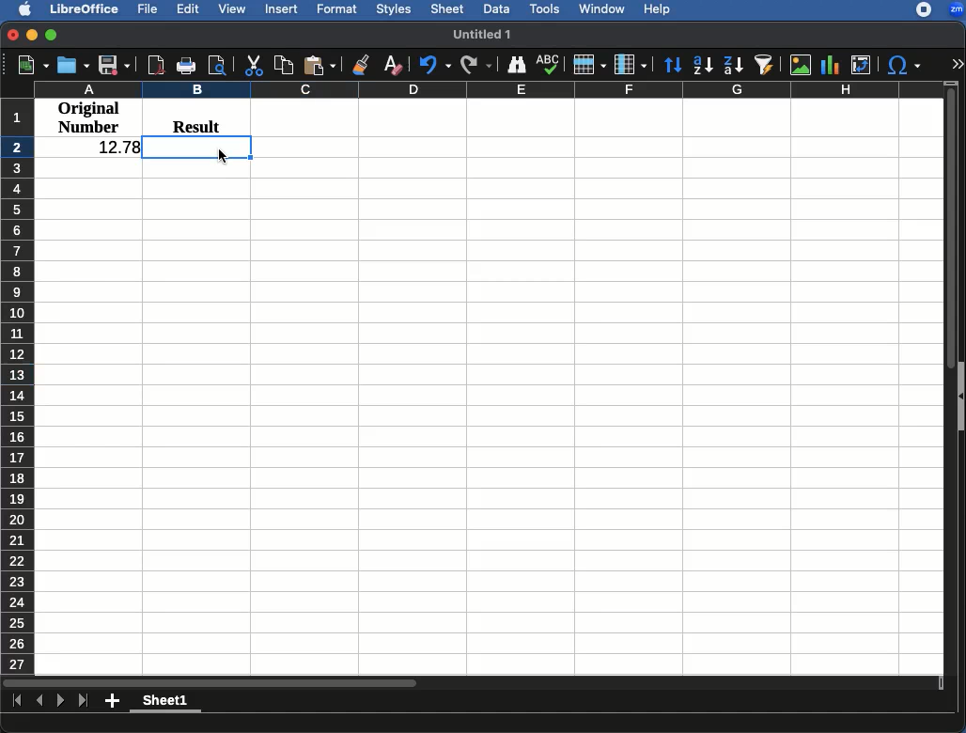  What do you see at coordinates (631, 65) in the screenshot?
I see `Column` at bounding box center [631, 65].